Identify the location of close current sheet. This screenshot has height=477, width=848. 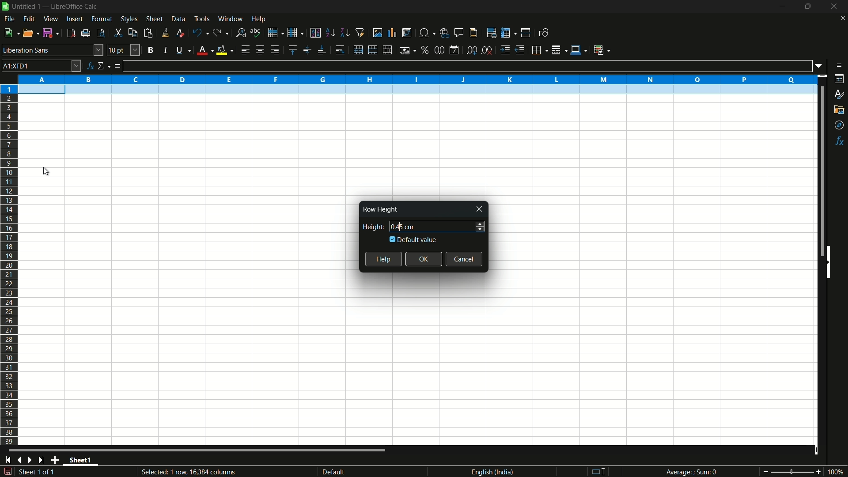
(842, 20).